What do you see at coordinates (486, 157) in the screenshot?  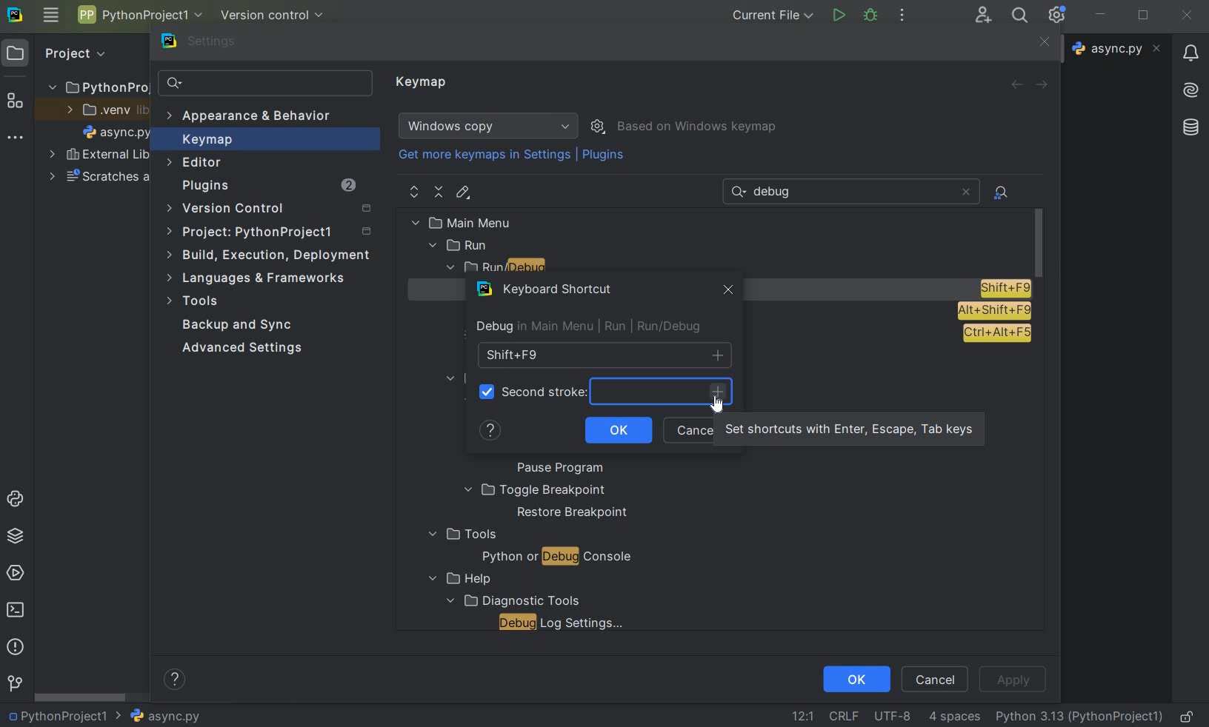 I see `get more keymaps in settings` at bounding box center [486, 157].